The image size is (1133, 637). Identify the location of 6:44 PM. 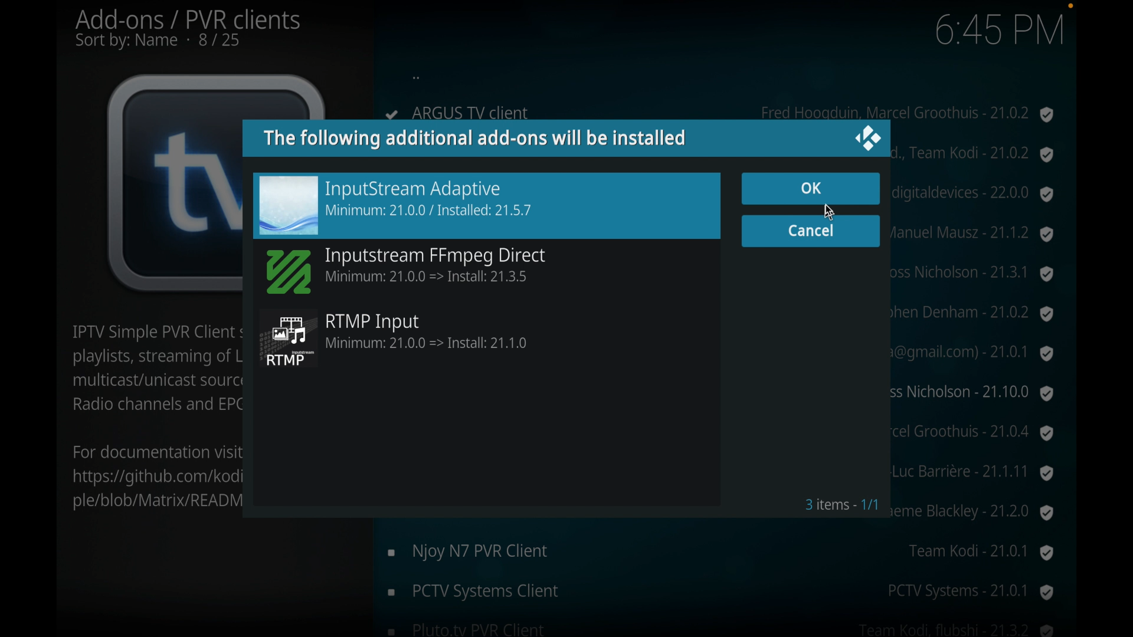
(1004, 31).